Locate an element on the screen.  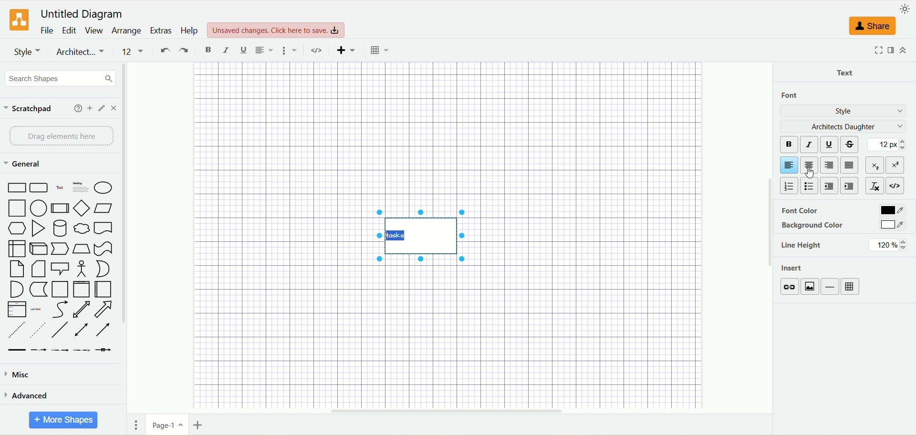
Architect is located at coordinates (81, 52).